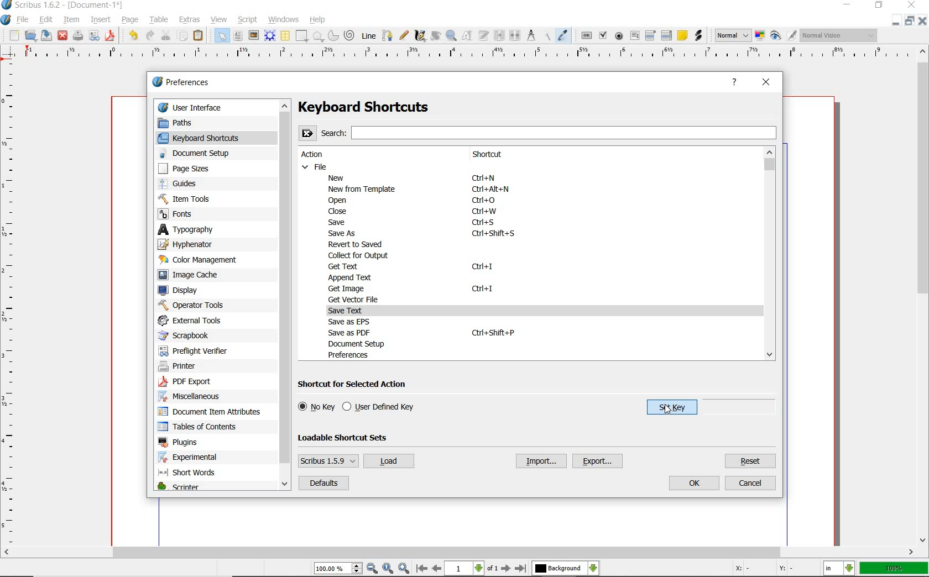  What do you see at coordinates (388, 36) in the screenshot?
I see `Bezier curve` at bounding box center [388, 36].